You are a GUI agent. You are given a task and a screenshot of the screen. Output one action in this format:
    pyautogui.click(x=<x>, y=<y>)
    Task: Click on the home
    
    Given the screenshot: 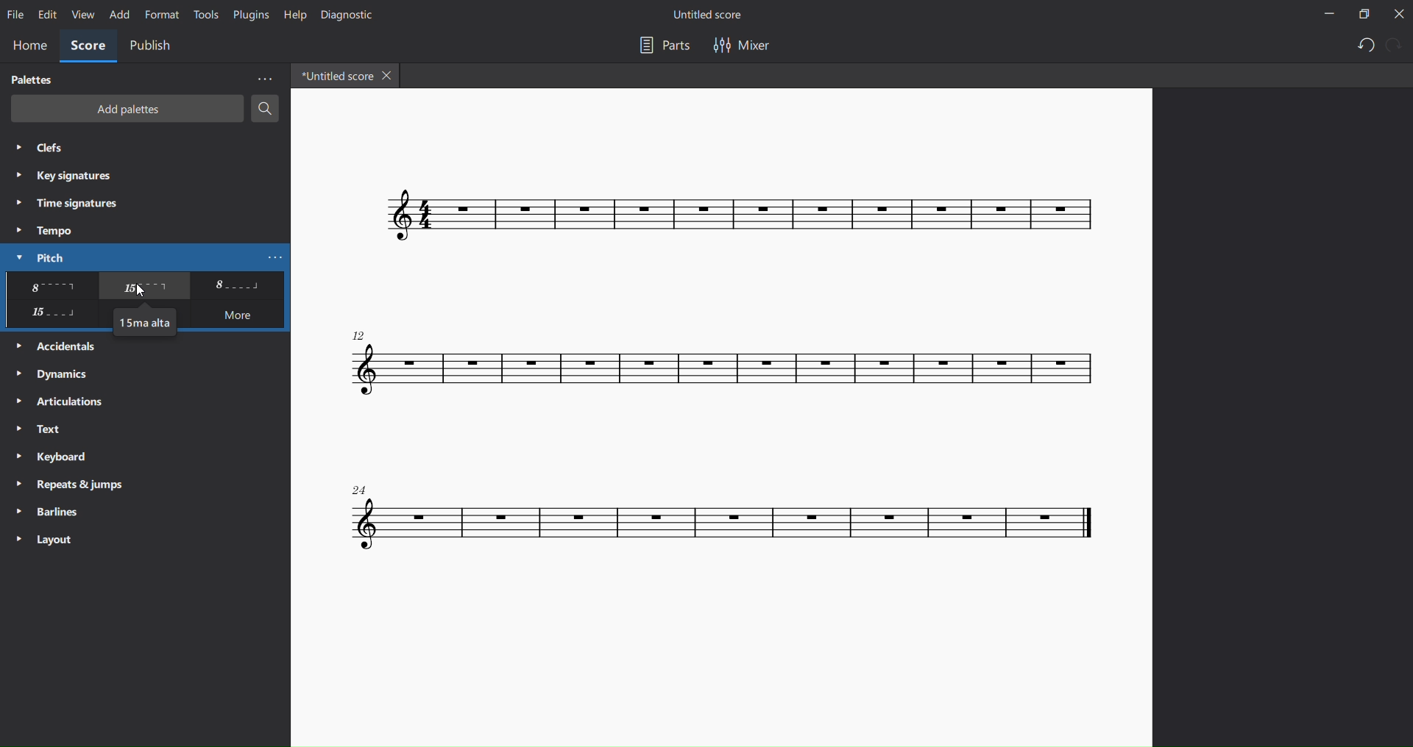 What is the action you would take?
    pyautogui.click(x=26, y=47)
    